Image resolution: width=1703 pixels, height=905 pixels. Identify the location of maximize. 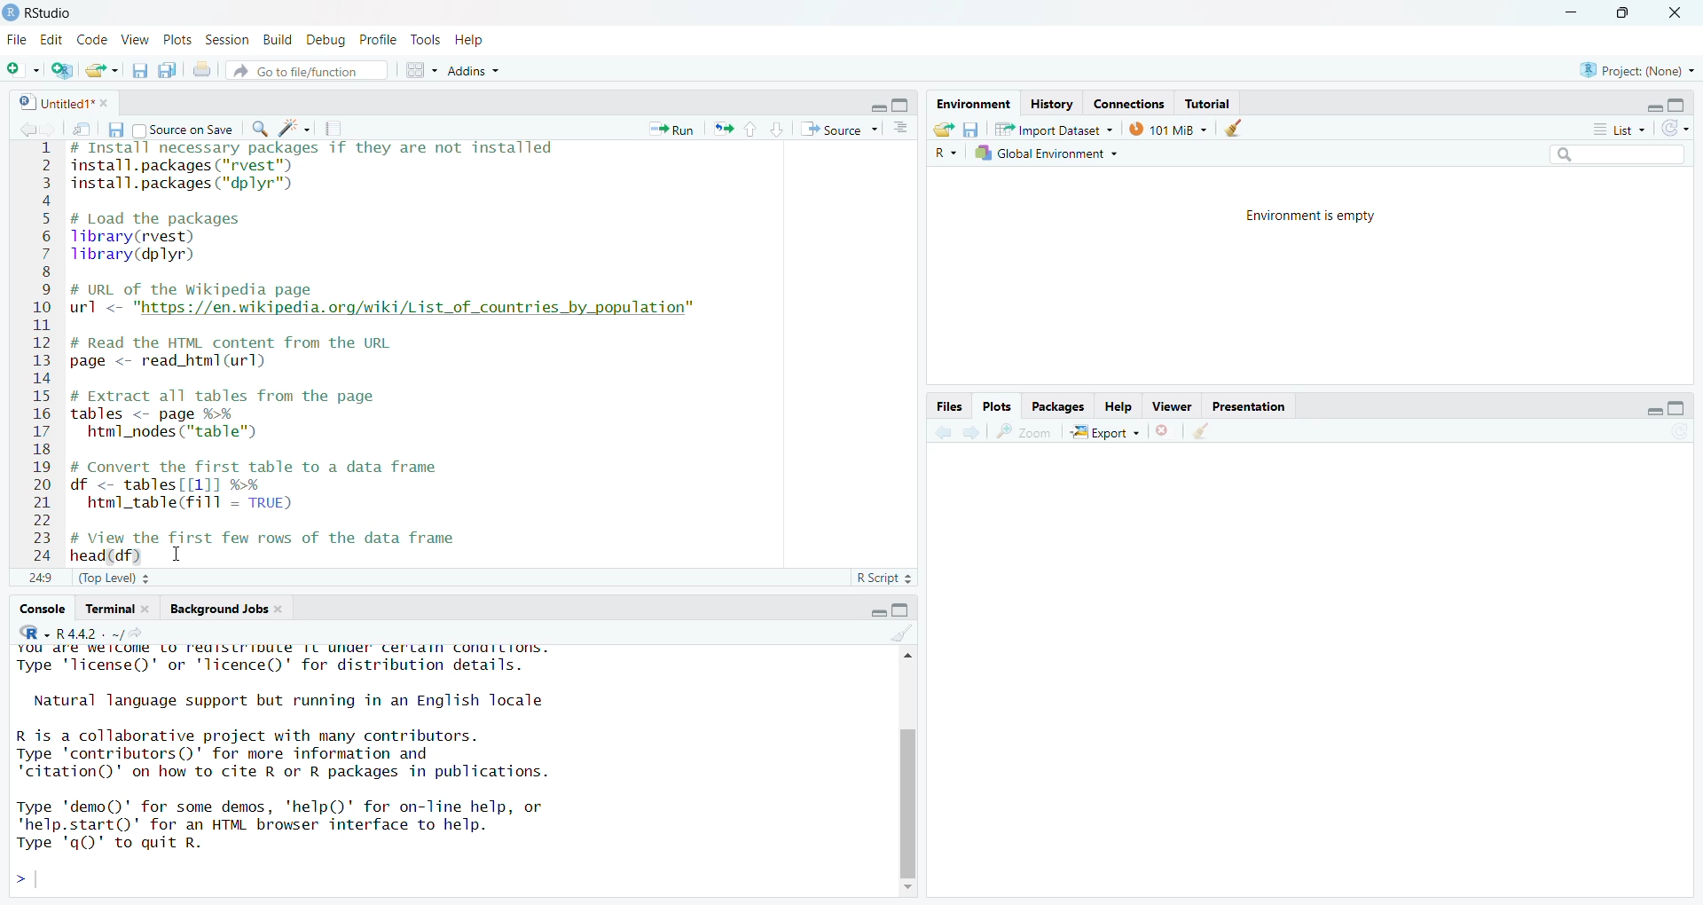
(1677, 105).